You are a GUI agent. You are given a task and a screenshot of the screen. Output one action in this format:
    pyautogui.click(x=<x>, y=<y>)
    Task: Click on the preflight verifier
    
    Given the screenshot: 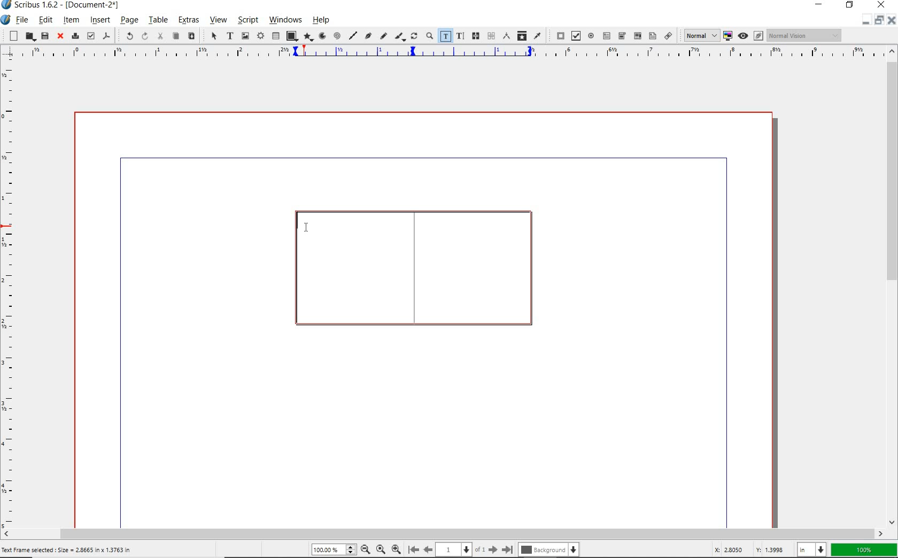 What is the action you would take?
    pyautogui.click(x=91, y=35)
    